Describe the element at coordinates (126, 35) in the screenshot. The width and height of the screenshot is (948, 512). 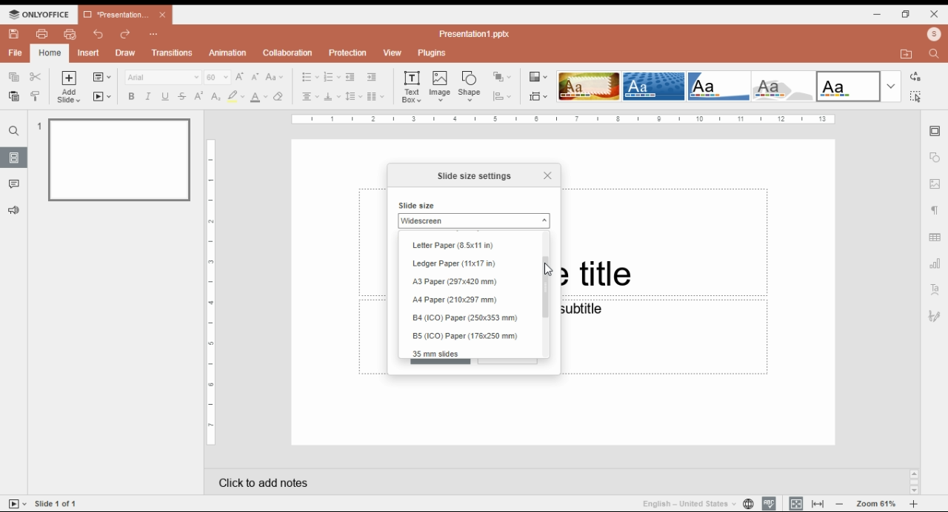
I see `redo` at that location.